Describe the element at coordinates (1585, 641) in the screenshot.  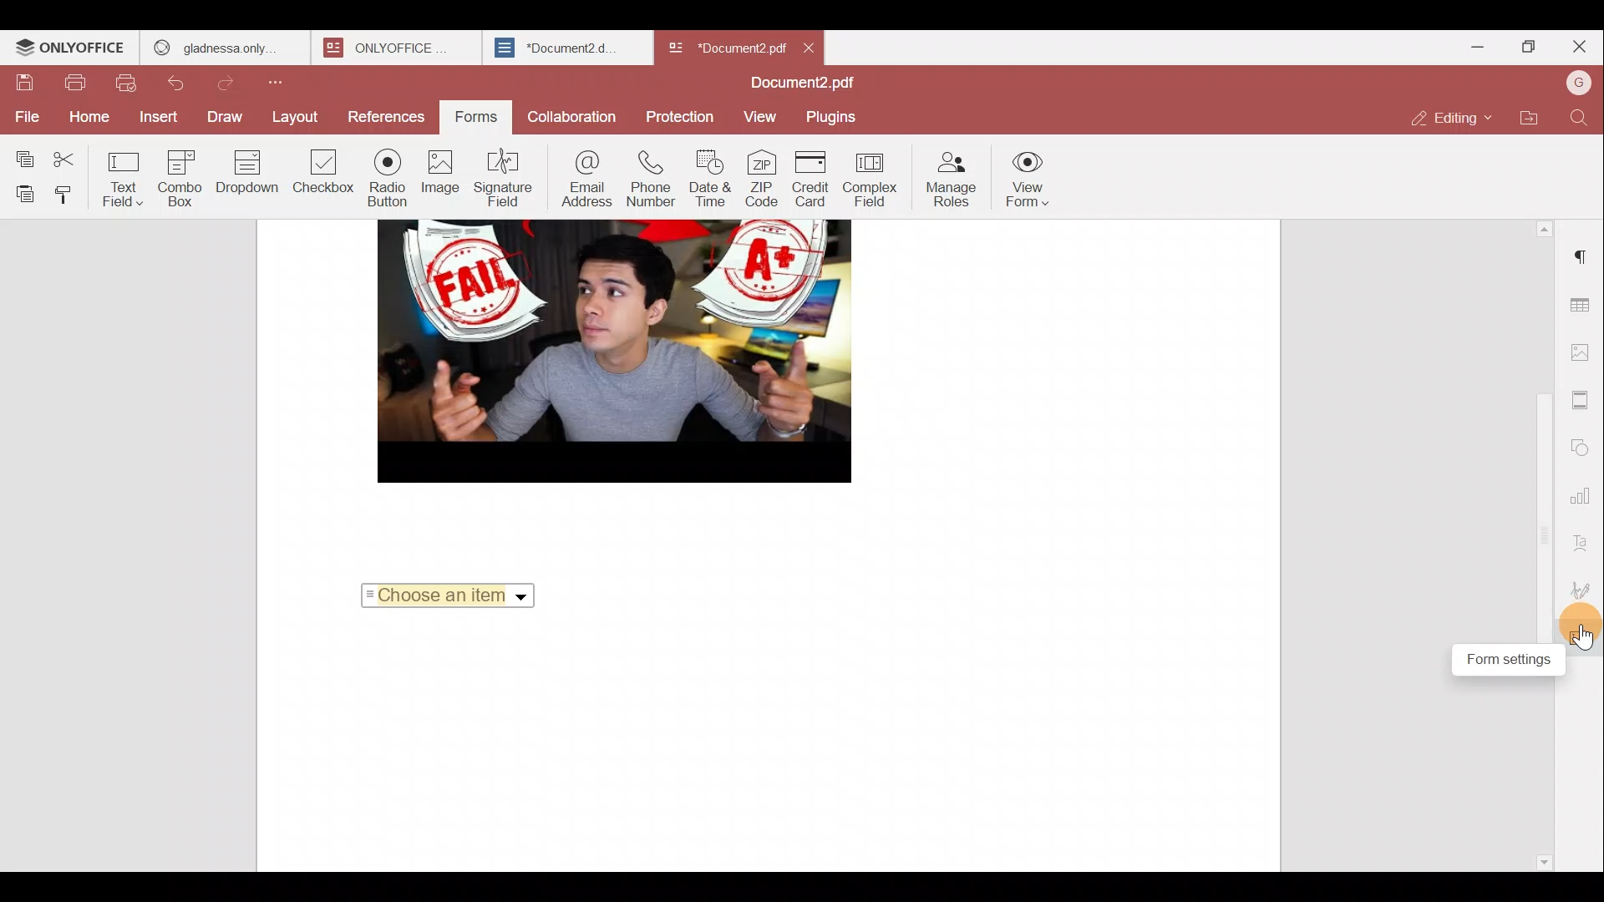
I see `Cursor` at that location.